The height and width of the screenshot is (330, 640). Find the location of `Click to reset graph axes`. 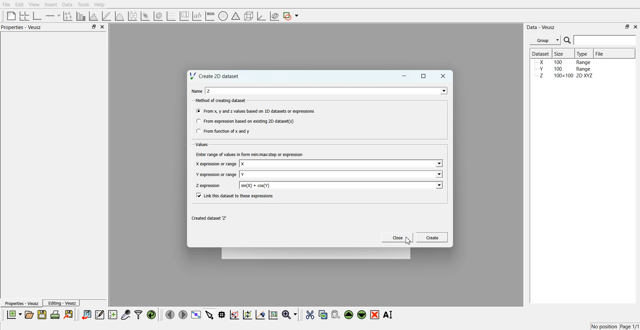

Click to reset graph axes is located at coordinates (273, 314).